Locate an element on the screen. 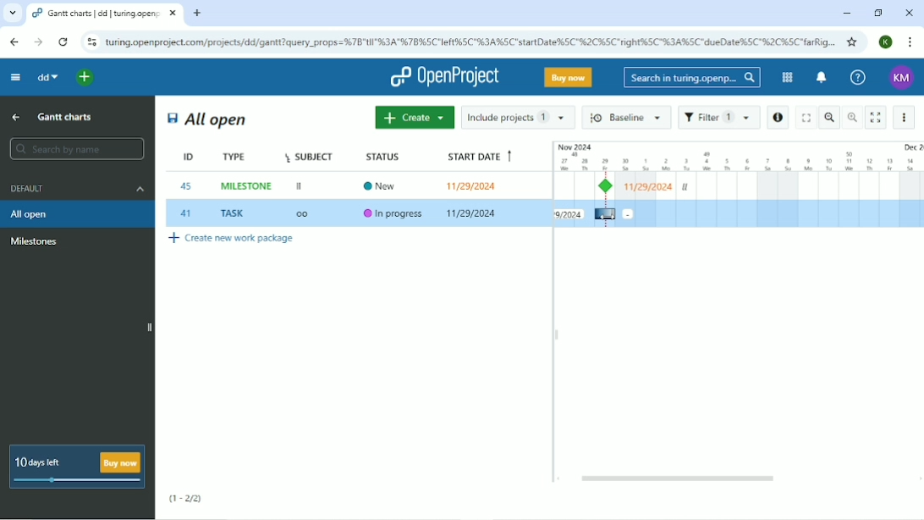 The height and width of the screenshot is (520, 924). Help is located at coordinates (856, 76).